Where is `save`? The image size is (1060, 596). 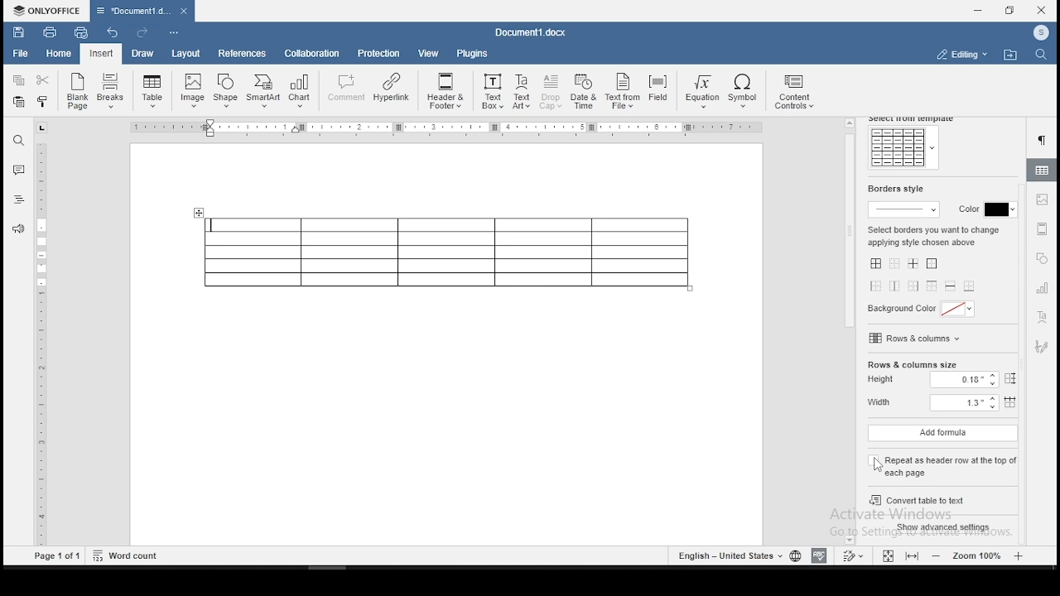
save is located at coordinates (17, 31).